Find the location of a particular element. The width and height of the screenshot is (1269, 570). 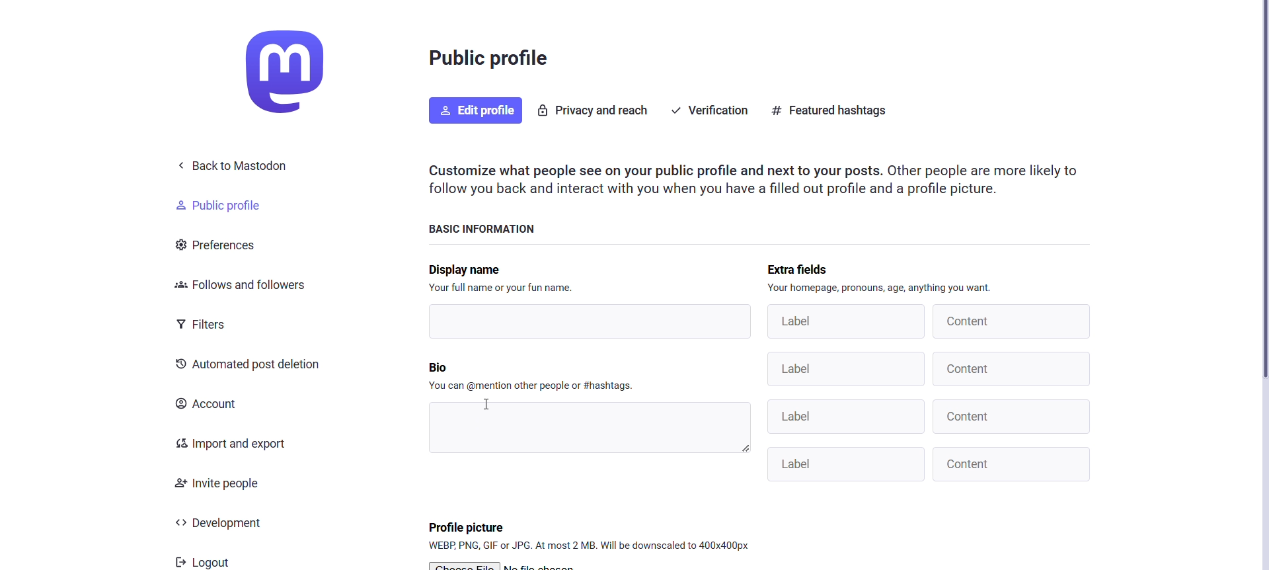

Privacy and Reach is located at coordinates (595, 109).